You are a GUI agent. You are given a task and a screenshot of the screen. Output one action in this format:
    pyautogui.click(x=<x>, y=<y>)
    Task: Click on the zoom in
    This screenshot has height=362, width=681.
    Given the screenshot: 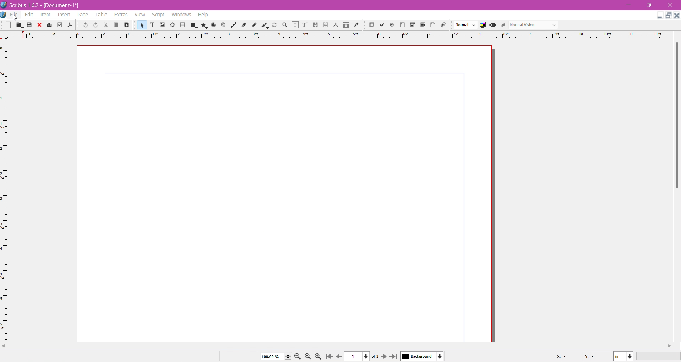 What is the action you would take?
    pyautogui.click(x=318, y=357)
    